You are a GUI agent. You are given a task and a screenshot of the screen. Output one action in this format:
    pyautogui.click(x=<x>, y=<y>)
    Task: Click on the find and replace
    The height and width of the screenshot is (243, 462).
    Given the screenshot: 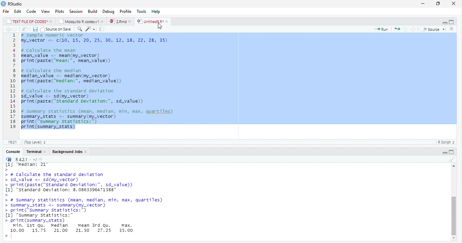 What is the action you would take?
    pyautogui.click(x=80, y=29)
    